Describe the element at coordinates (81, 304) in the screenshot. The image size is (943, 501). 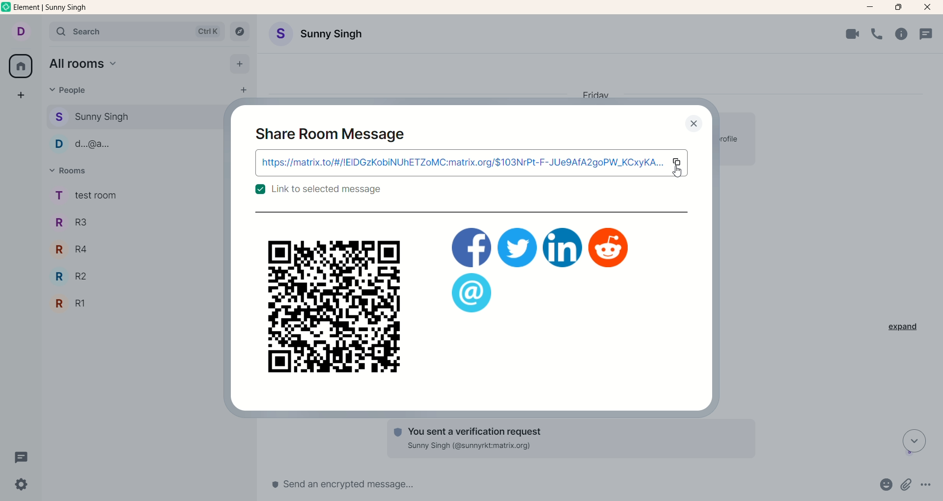
I see `R1` at that location.